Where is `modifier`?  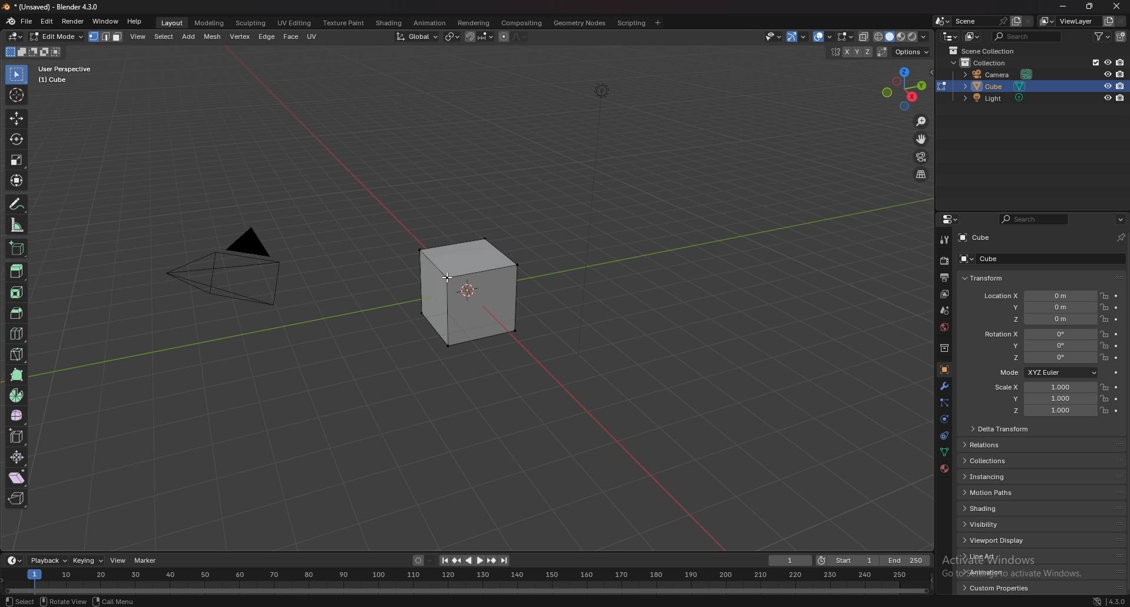 modifier is located at coordinates (945, 387).